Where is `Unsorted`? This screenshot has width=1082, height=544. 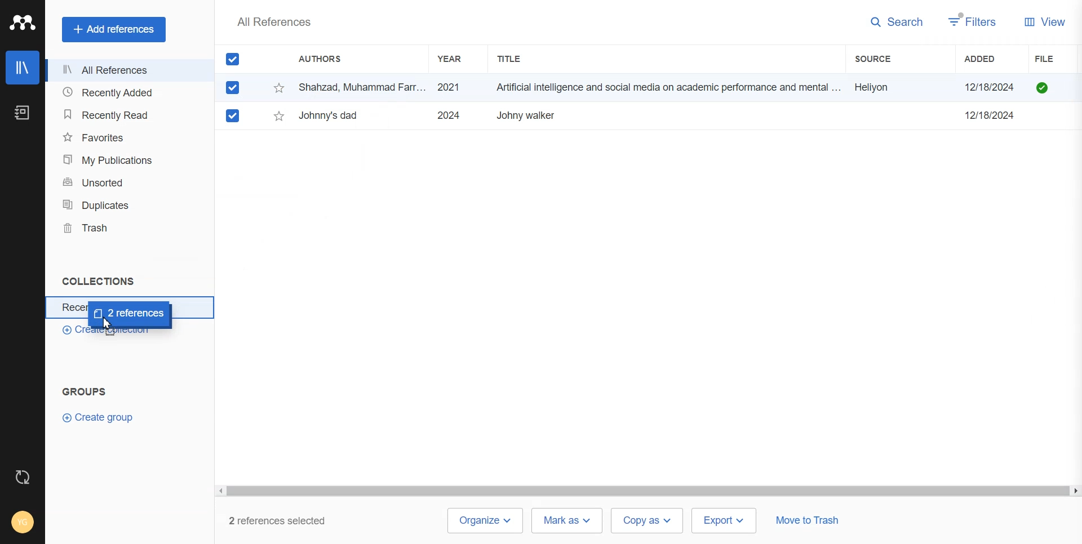
Unsorted is located at coordinates (126, 182).